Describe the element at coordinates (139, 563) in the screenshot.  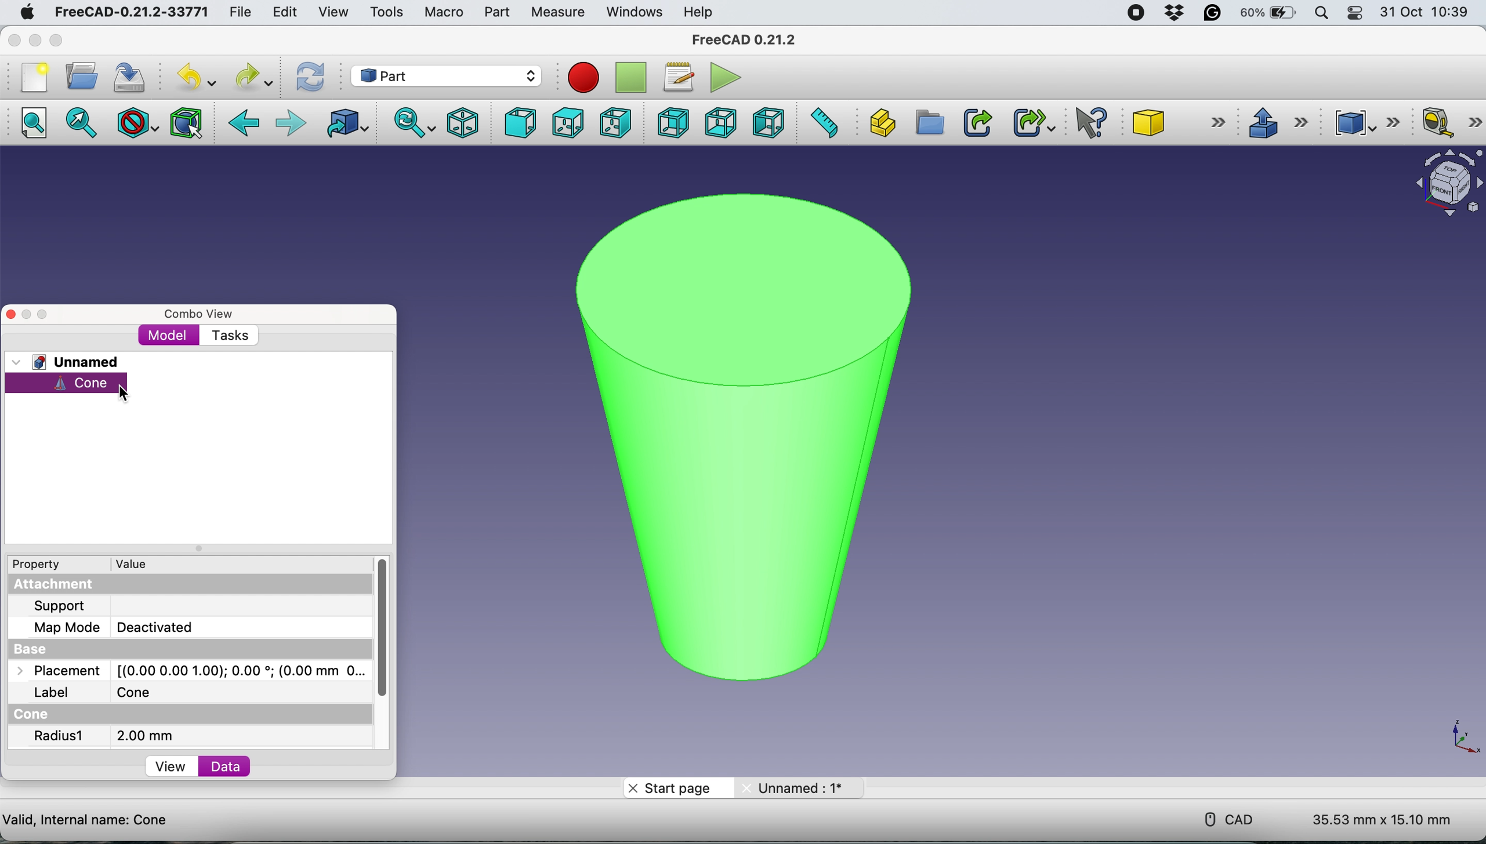
I see `value` at that location.